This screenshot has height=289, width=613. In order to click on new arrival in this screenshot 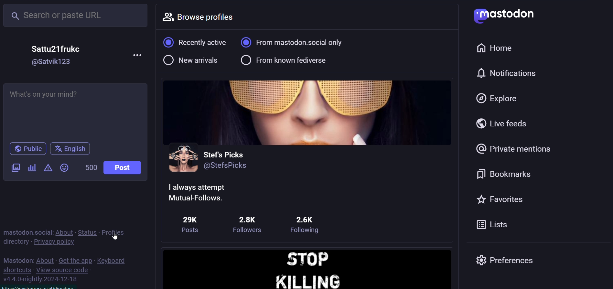, I will do `click(191, 62)`.